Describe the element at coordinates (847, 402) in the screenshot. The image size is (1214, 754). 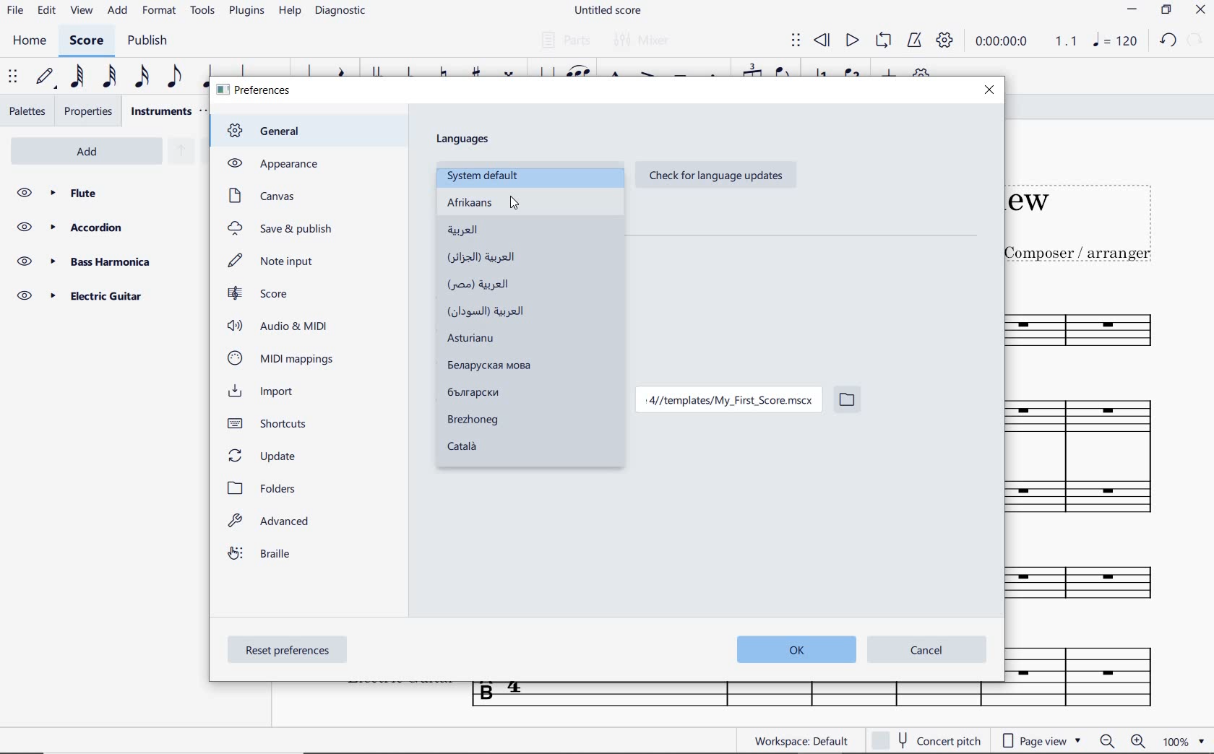
I see `open folder` at that location.